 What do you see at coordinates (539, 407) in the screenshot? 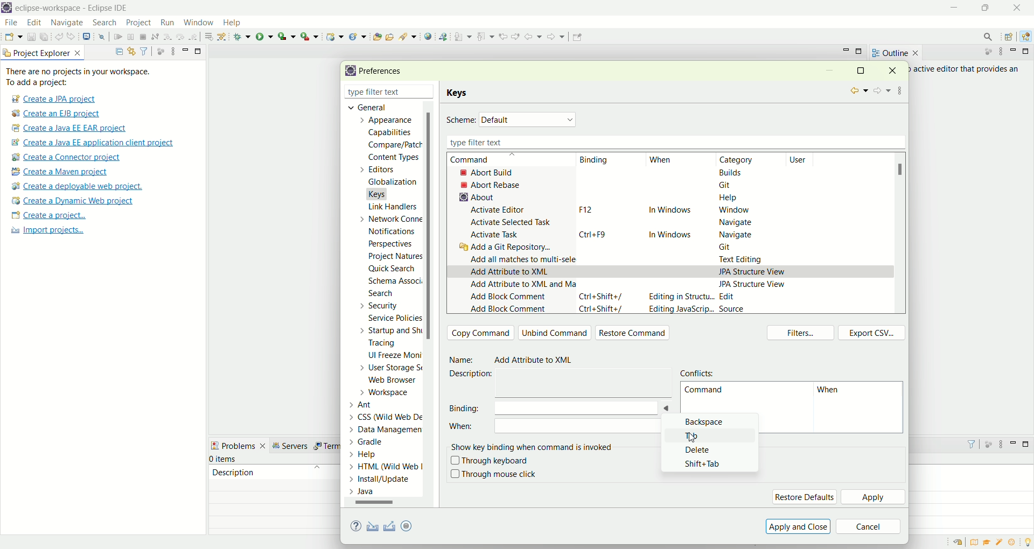
I see `binding` at bounding box center [539, 407].